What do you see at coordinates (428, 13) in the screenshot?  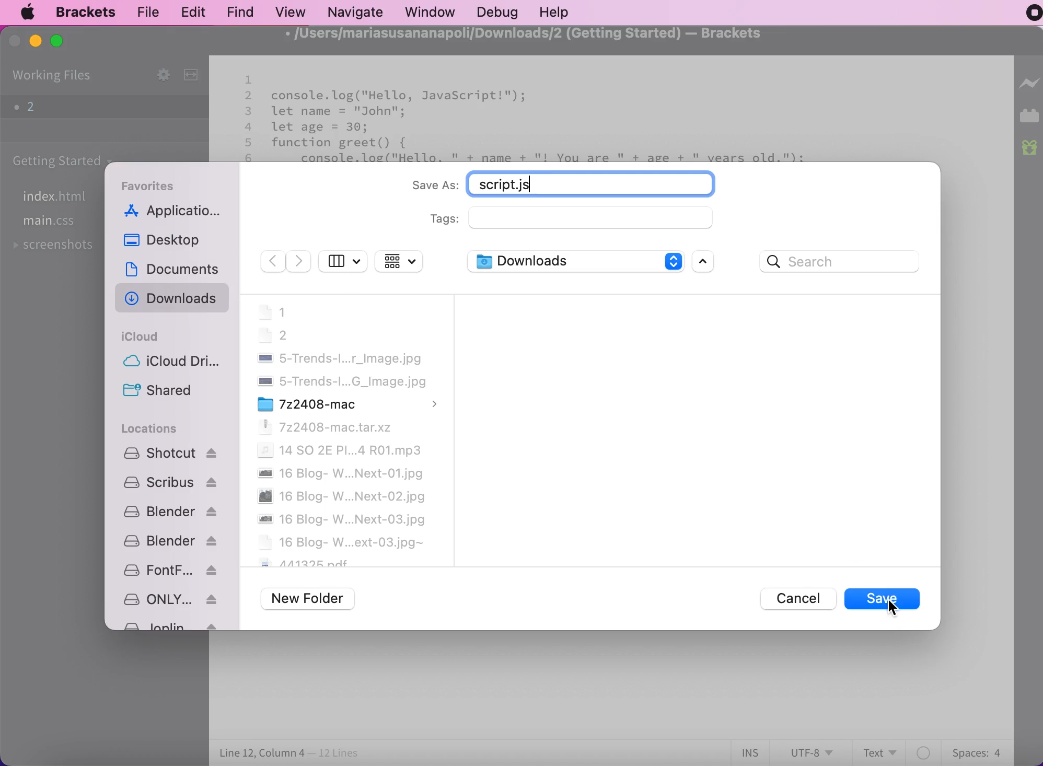 I see `window` at bounding box center [428, 13].